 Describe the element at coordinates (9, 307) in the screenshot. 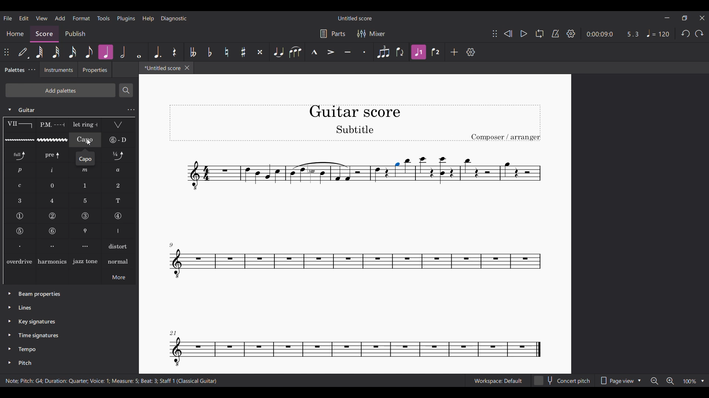

I see `Click to expand lines palette` at that location.